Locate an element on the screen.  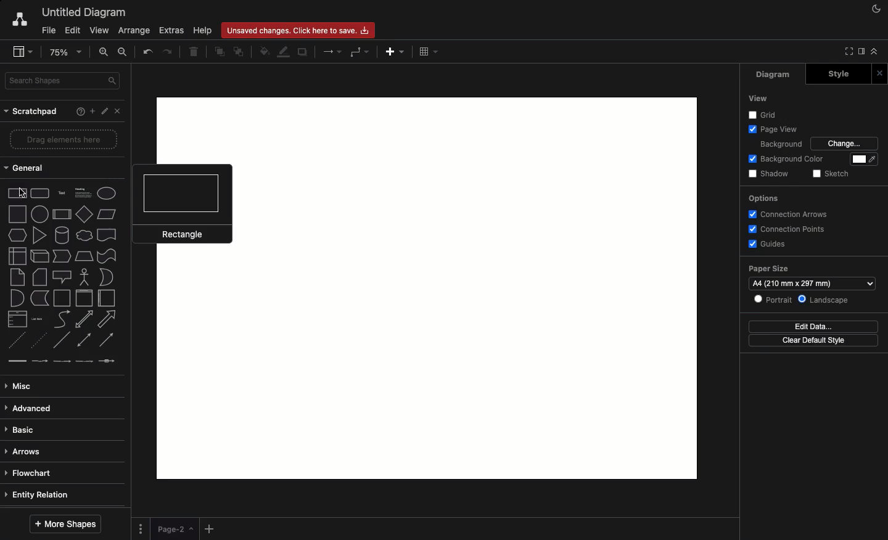
Edit is located at coordinates (72, 31).